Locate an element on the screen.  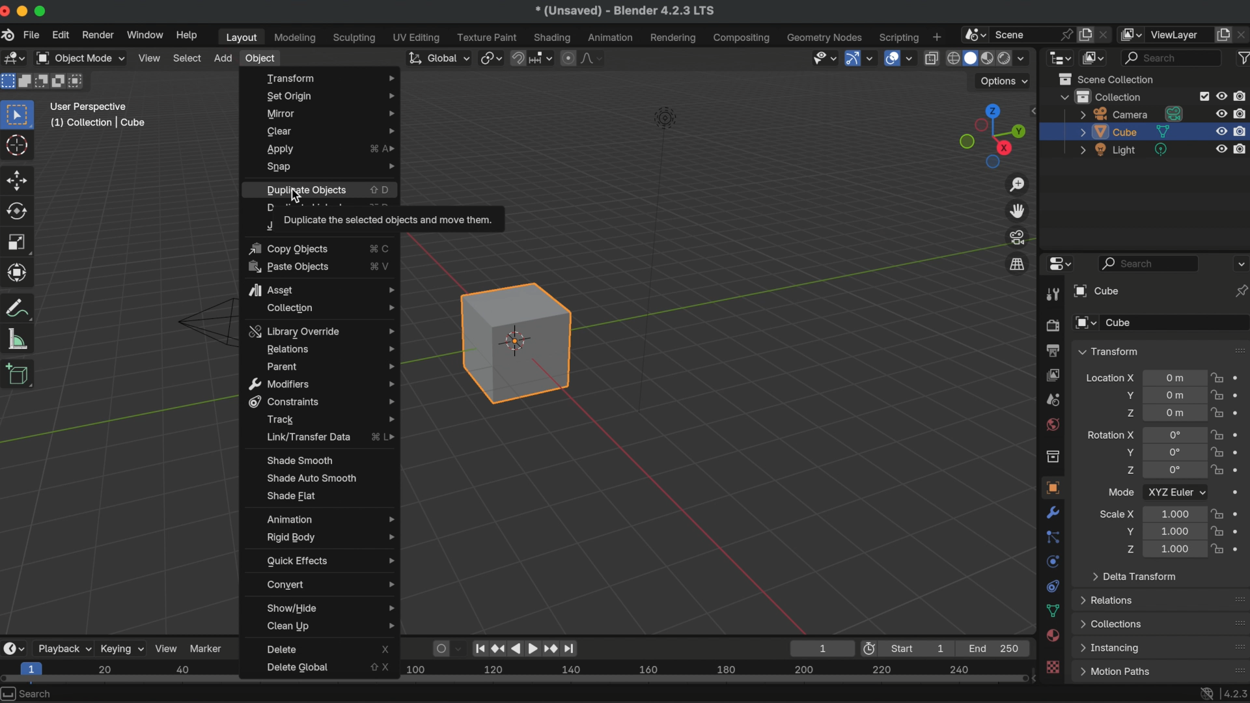
jumpo to endpoint is located at coordinates (480, 646).